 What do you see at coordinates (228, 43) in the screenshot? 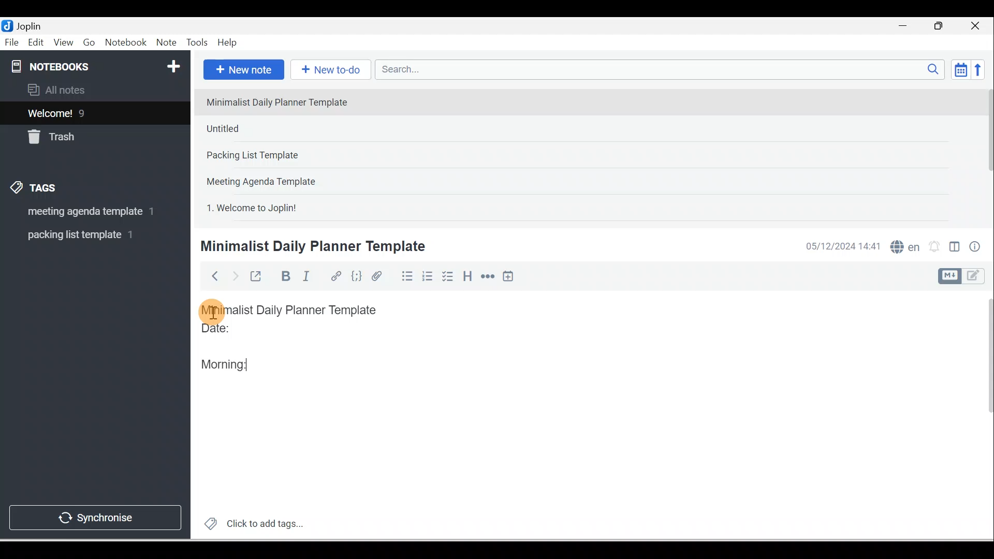
I see `Help` at bounding box center [228, 43].